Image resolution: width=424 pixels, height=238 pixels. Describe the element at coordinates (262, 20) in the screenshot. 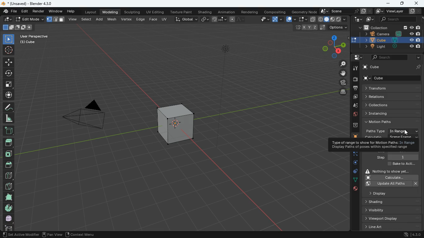

I see `view` at that location.